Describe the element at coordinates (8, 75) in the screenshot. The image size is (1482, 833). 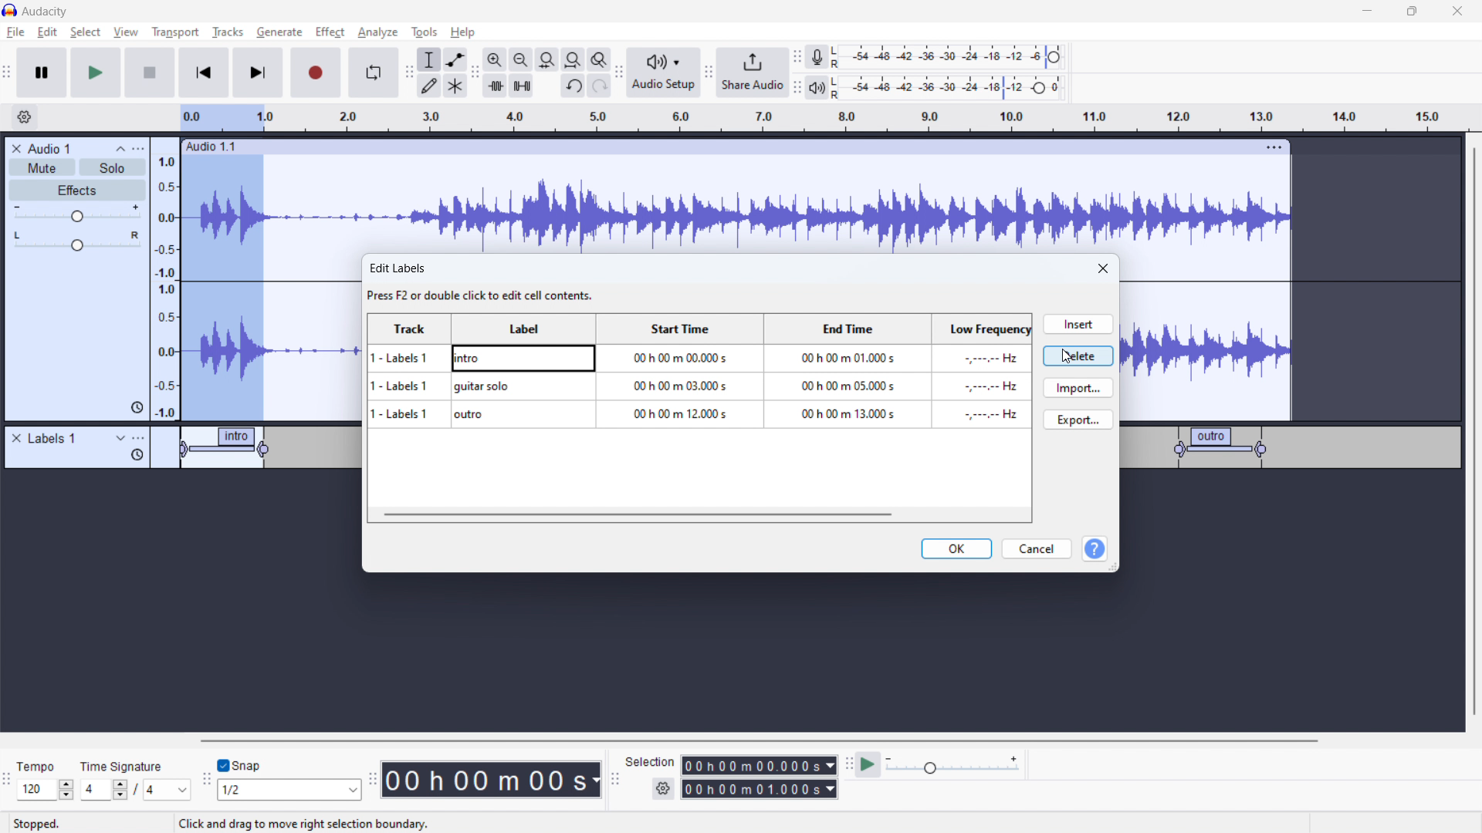
I see `transport toolbar` at that location.